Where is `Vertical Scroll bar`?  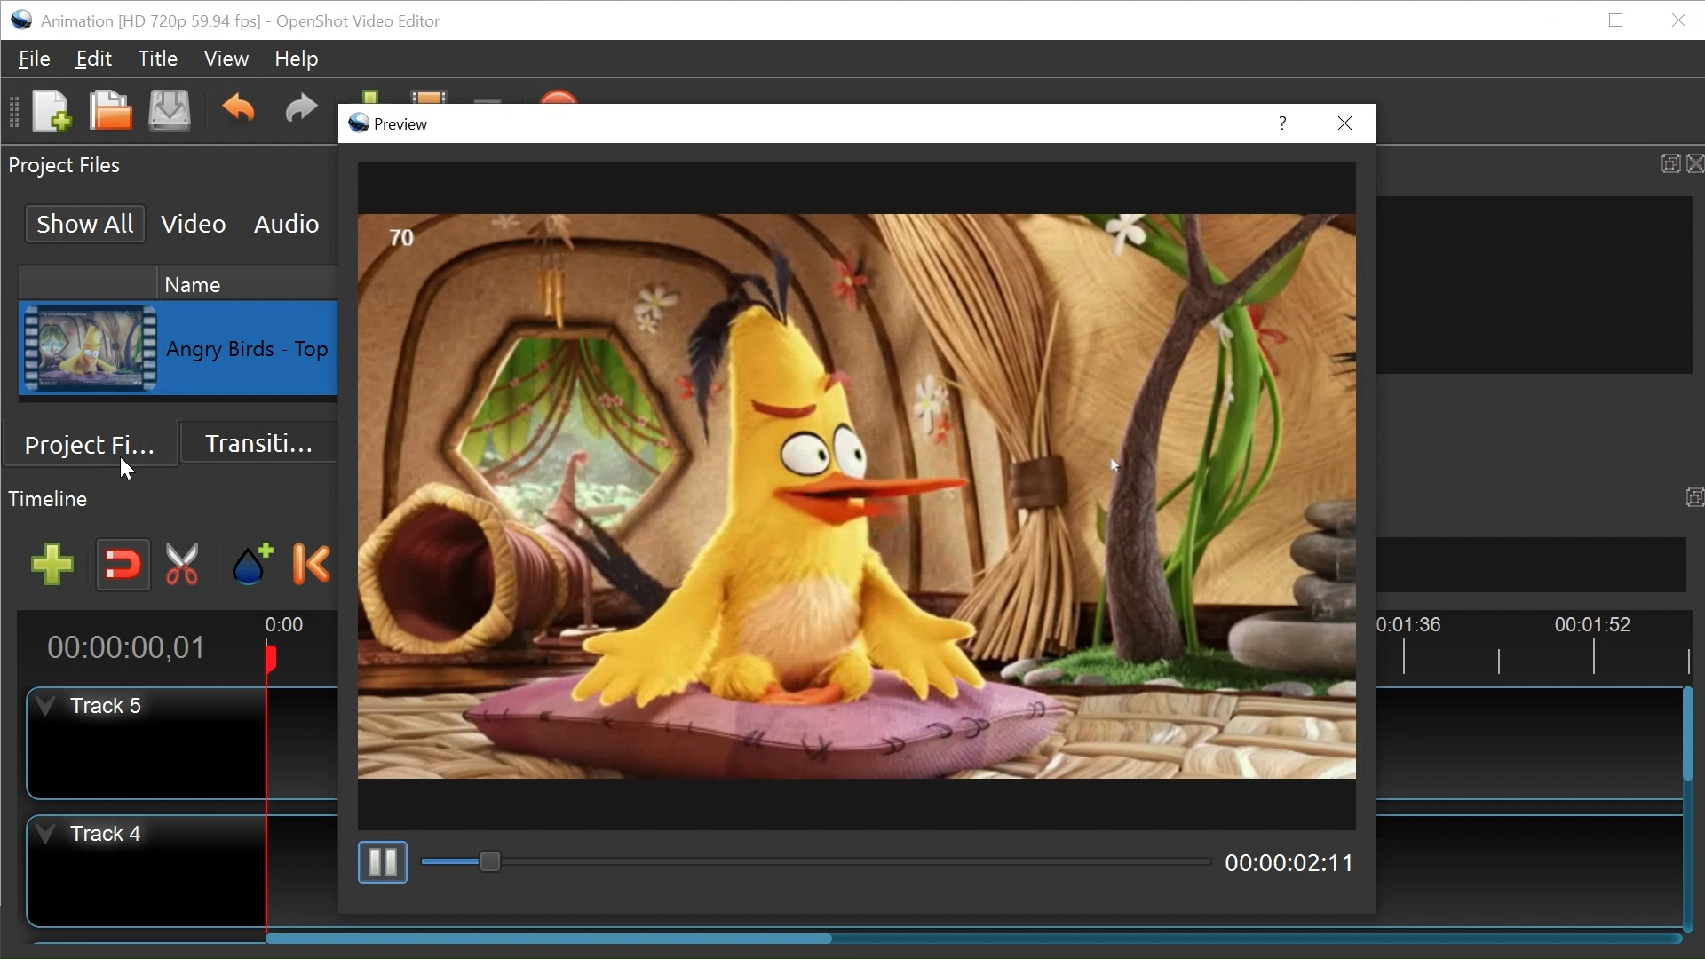
Vertical Scroll bar is located at coordinates (1687, 733).